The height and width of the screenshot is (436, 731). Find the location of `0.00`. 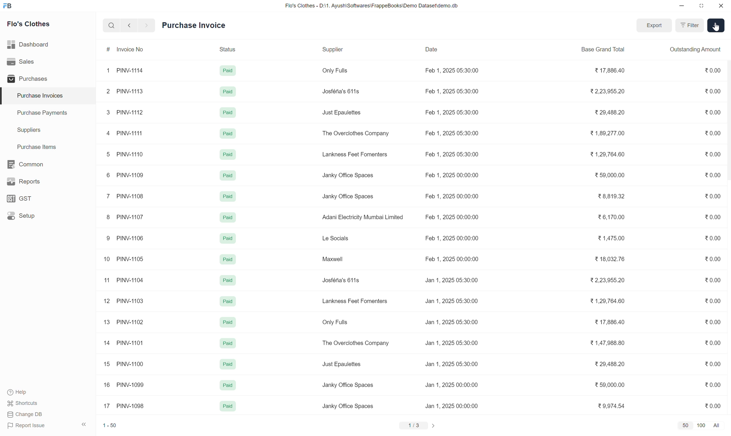

0.00 is located at coordinates (713, 154).